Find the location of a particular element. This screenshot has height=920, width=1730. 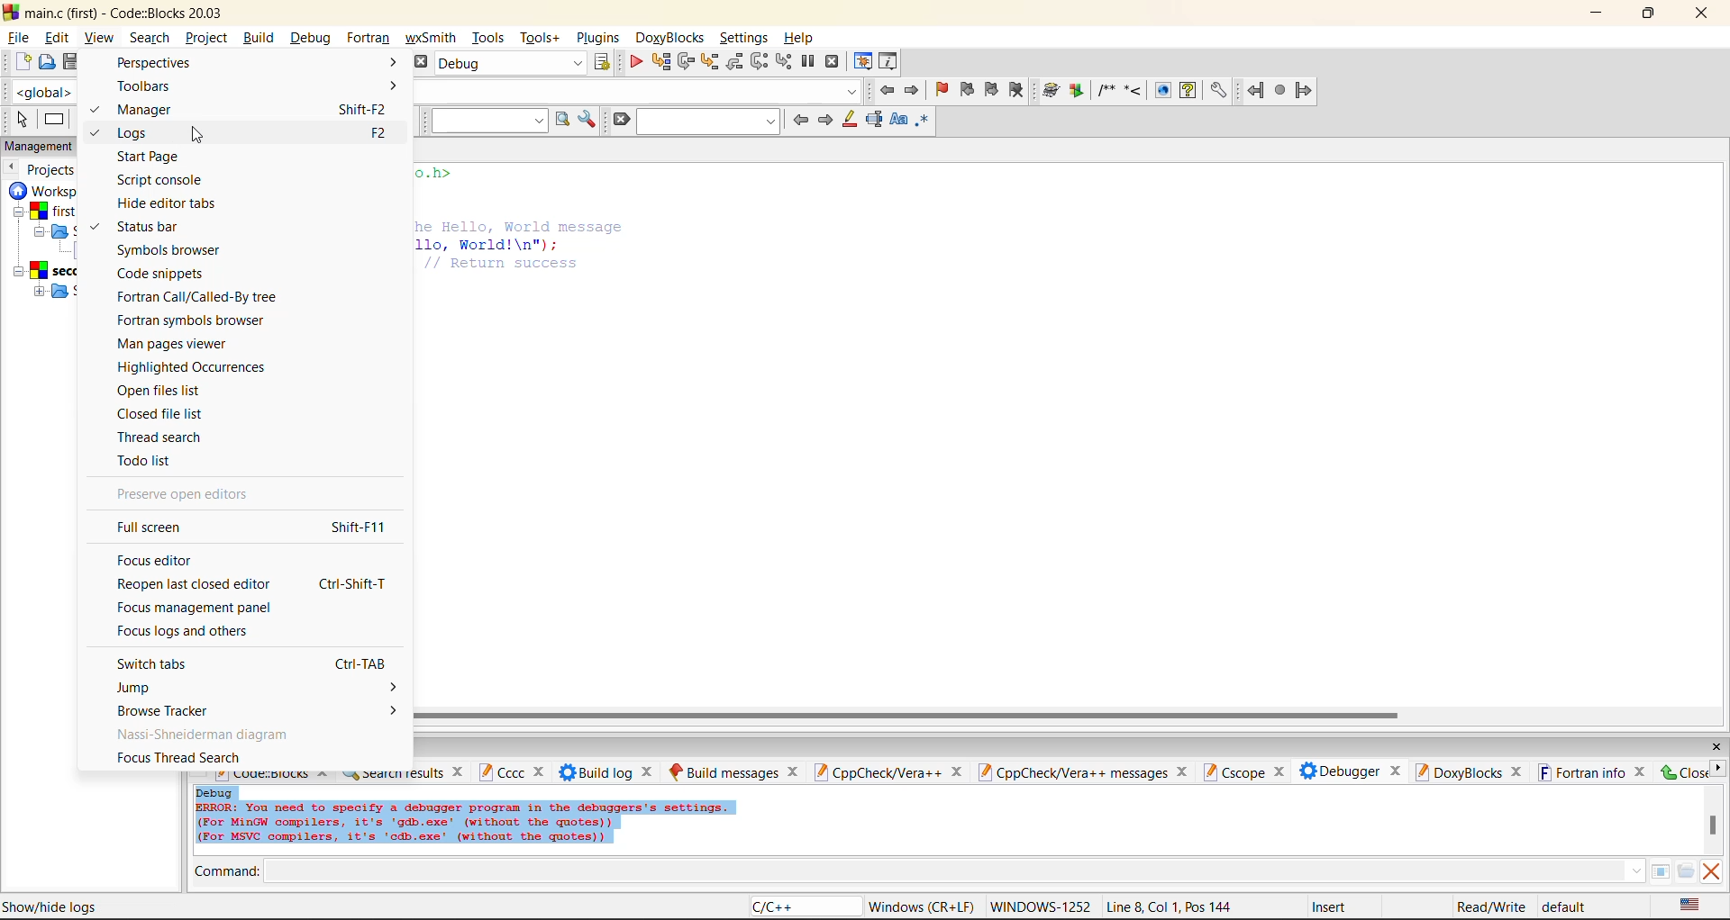

symbols browser is located at coordinates (173, 249).